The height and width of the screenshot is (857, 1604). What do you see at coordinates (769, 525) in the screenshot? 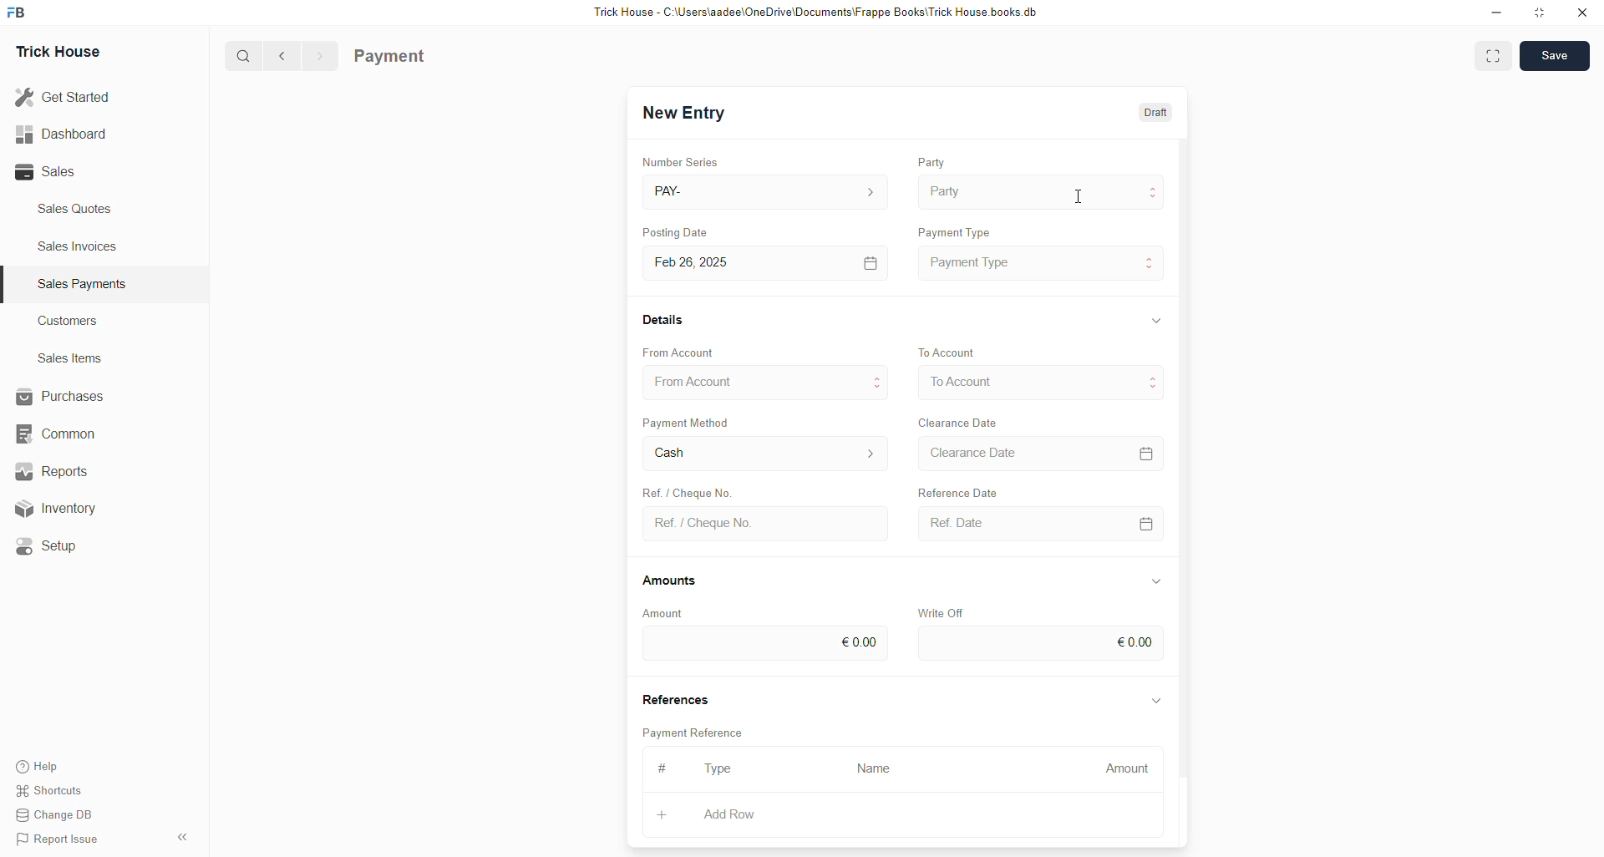
I see `Ref. / Cheque No.` at bounding box center [769, 525].